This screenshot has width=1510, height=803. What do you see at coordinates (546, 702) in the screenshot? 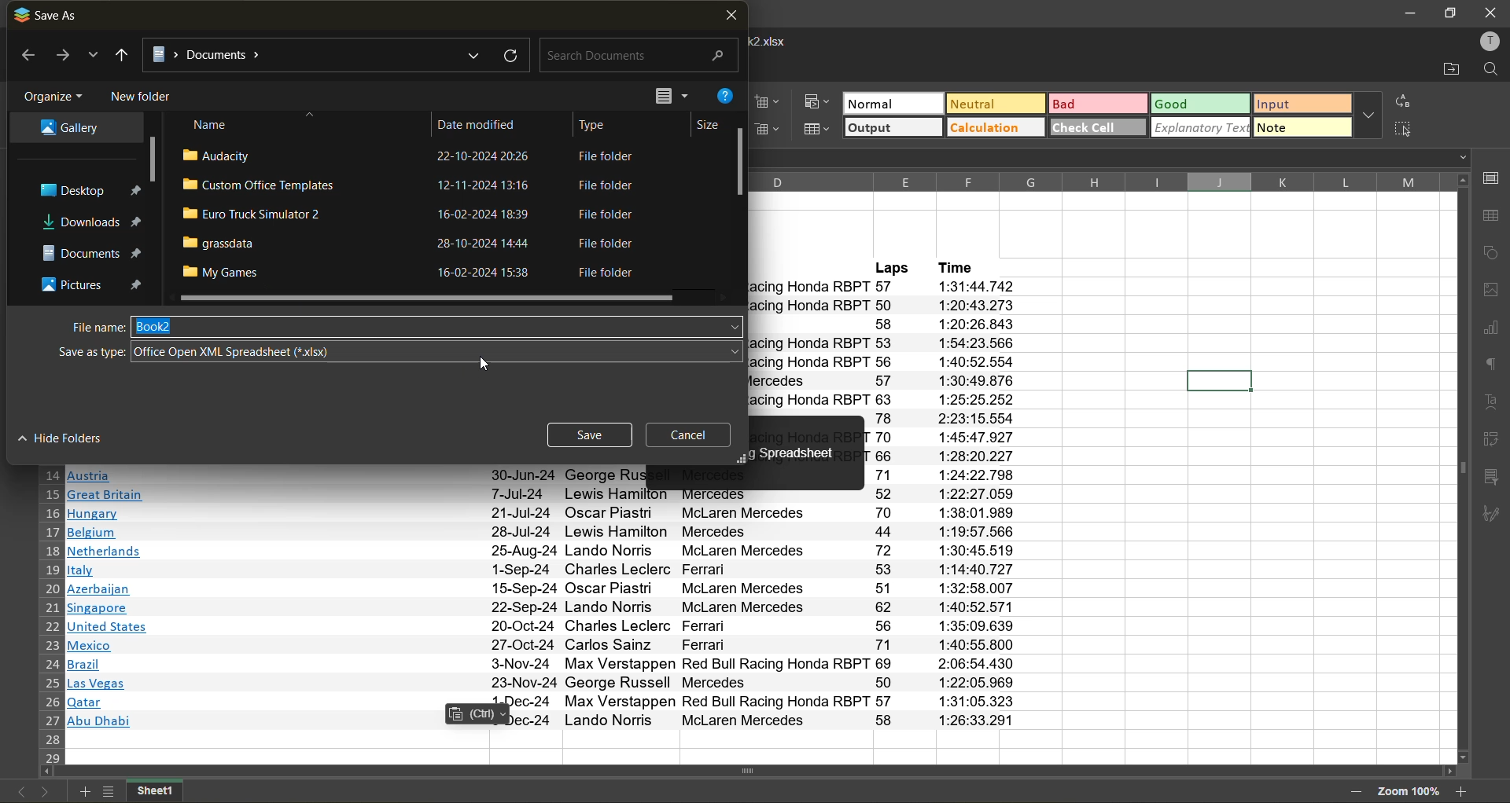
I see `text info` at bounding box center [546, 702].